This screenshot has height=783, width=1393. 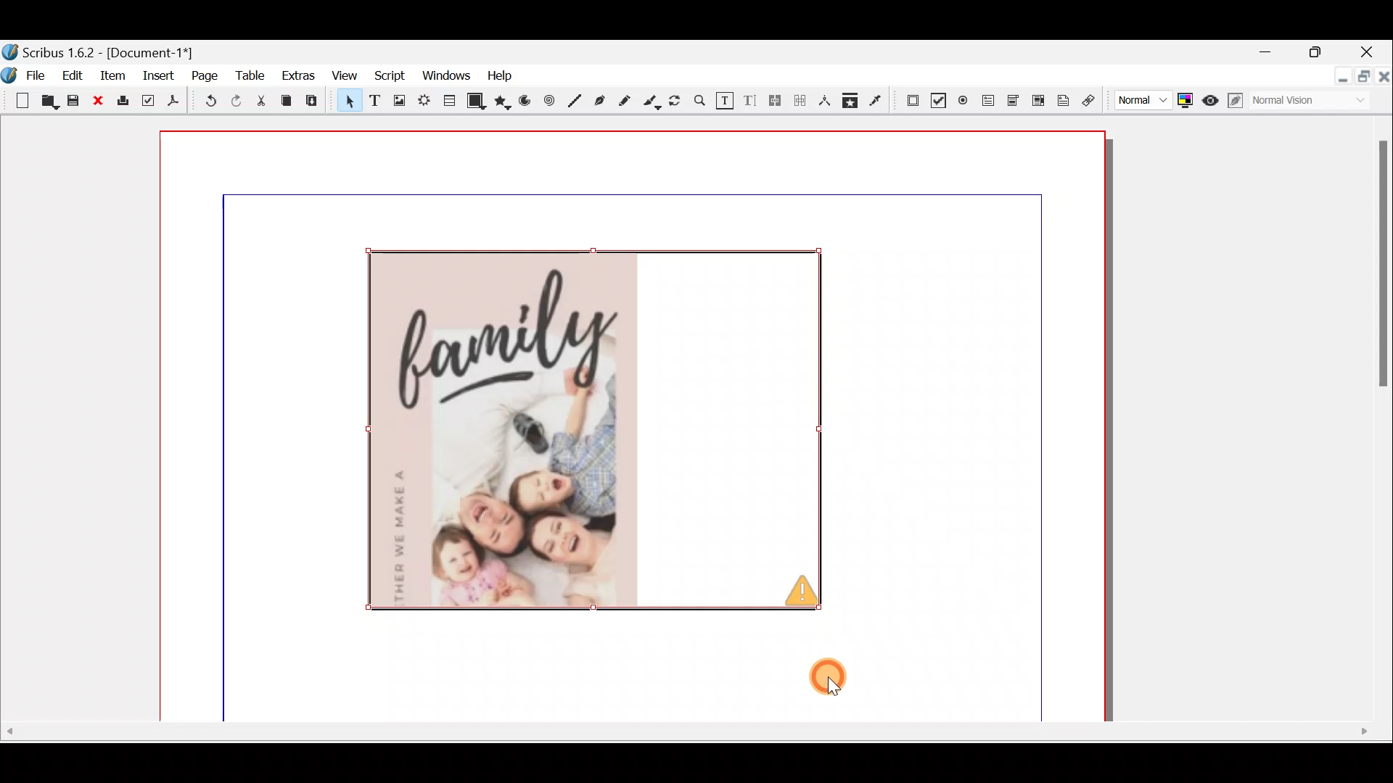 I want to click on Zoom in or out, so click(x=699, y=104).